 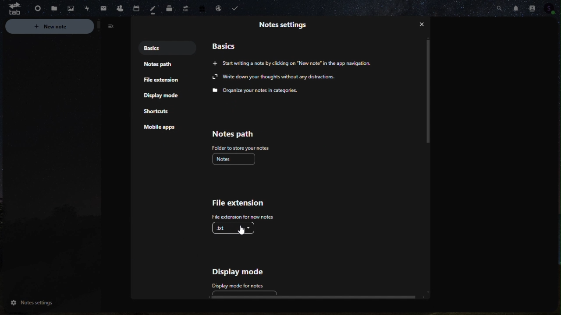 I want to click on vertical scroll bar, so click(x=429, y=92).